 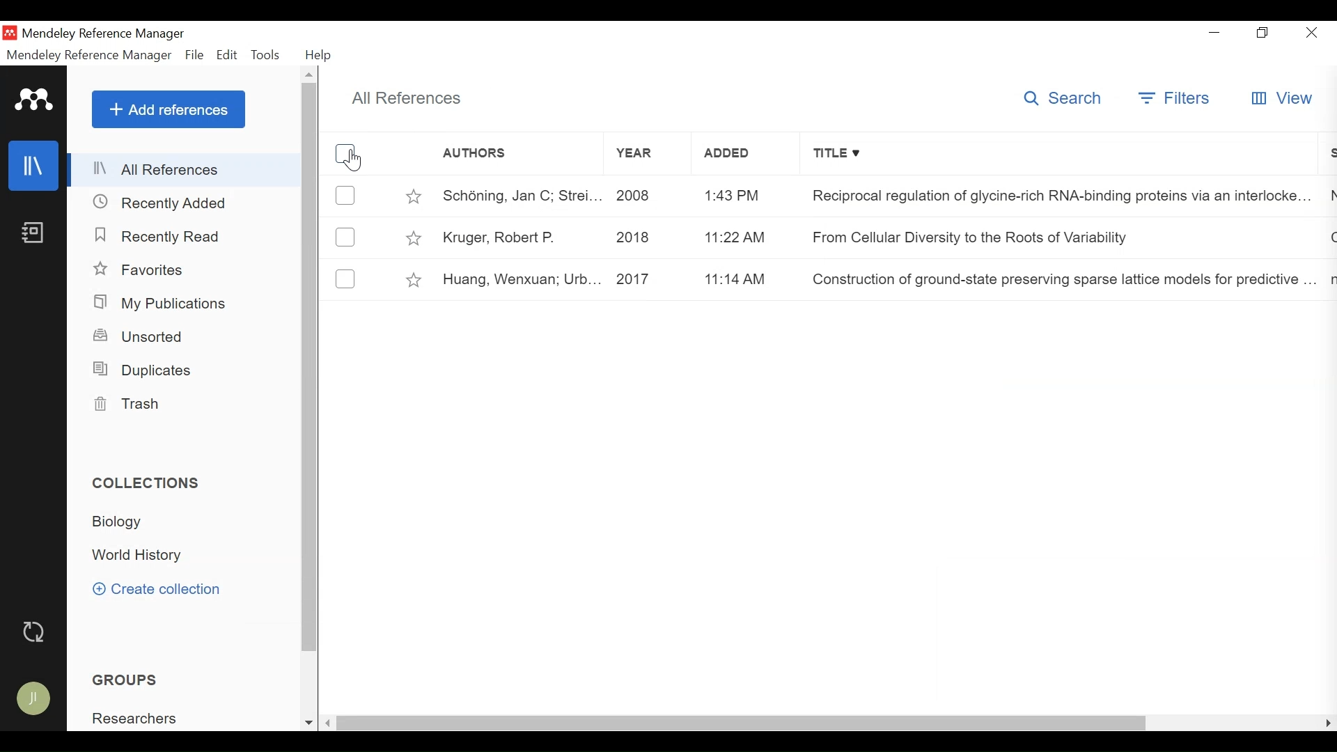 I want to click on Unsorted, so click(x=141, y=336).